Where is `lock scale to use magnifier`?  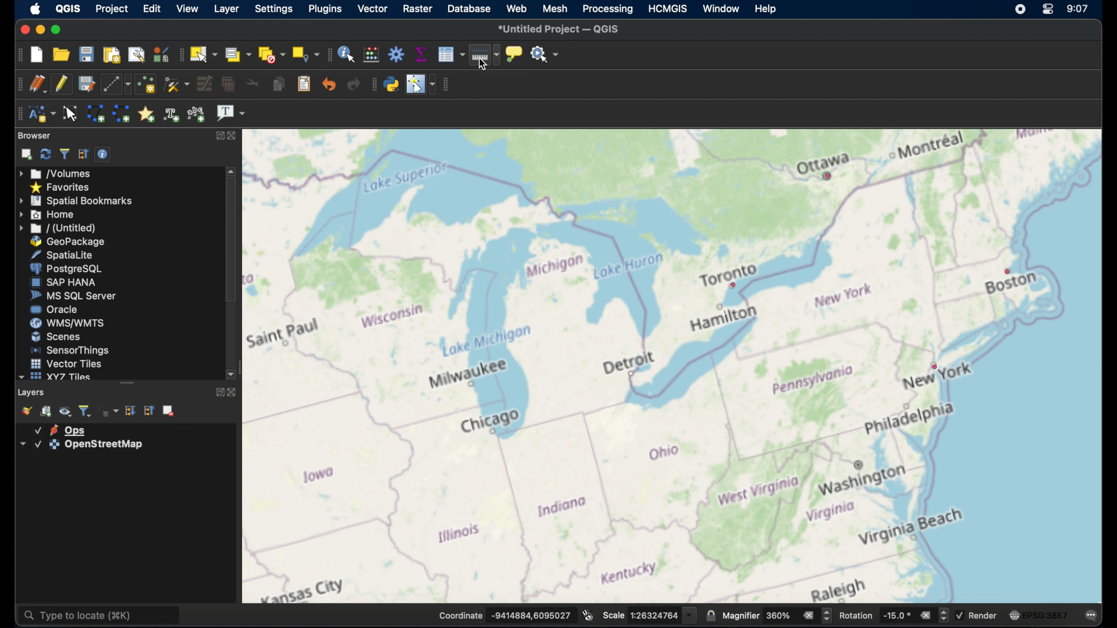
lock scale to use magnifier is located at coordinates (710, 616).